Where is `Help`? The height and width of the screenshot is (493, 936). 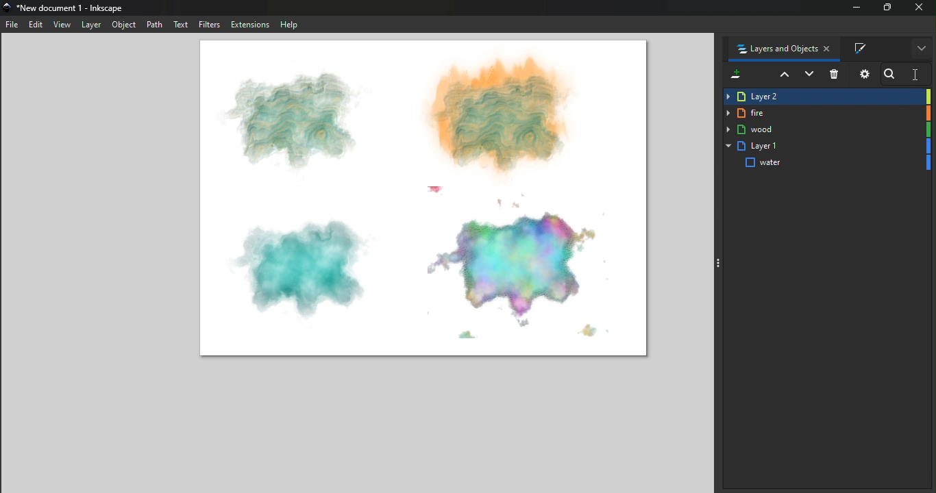
Help is located at coordinates (289, 24).